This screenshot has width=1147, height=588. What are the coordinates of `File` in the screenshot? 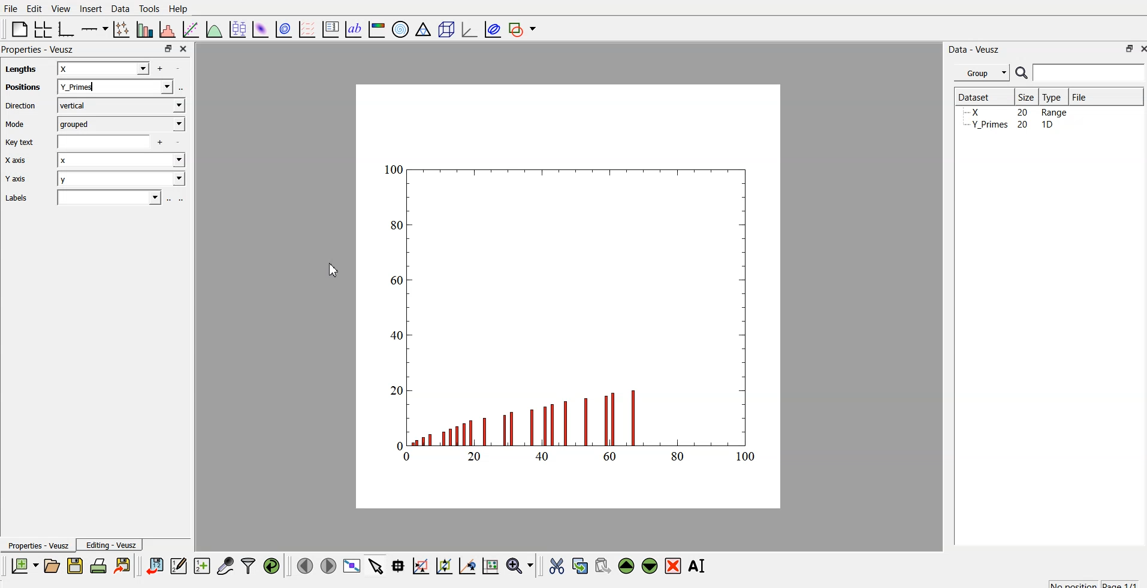 It's located at (1079, 95).